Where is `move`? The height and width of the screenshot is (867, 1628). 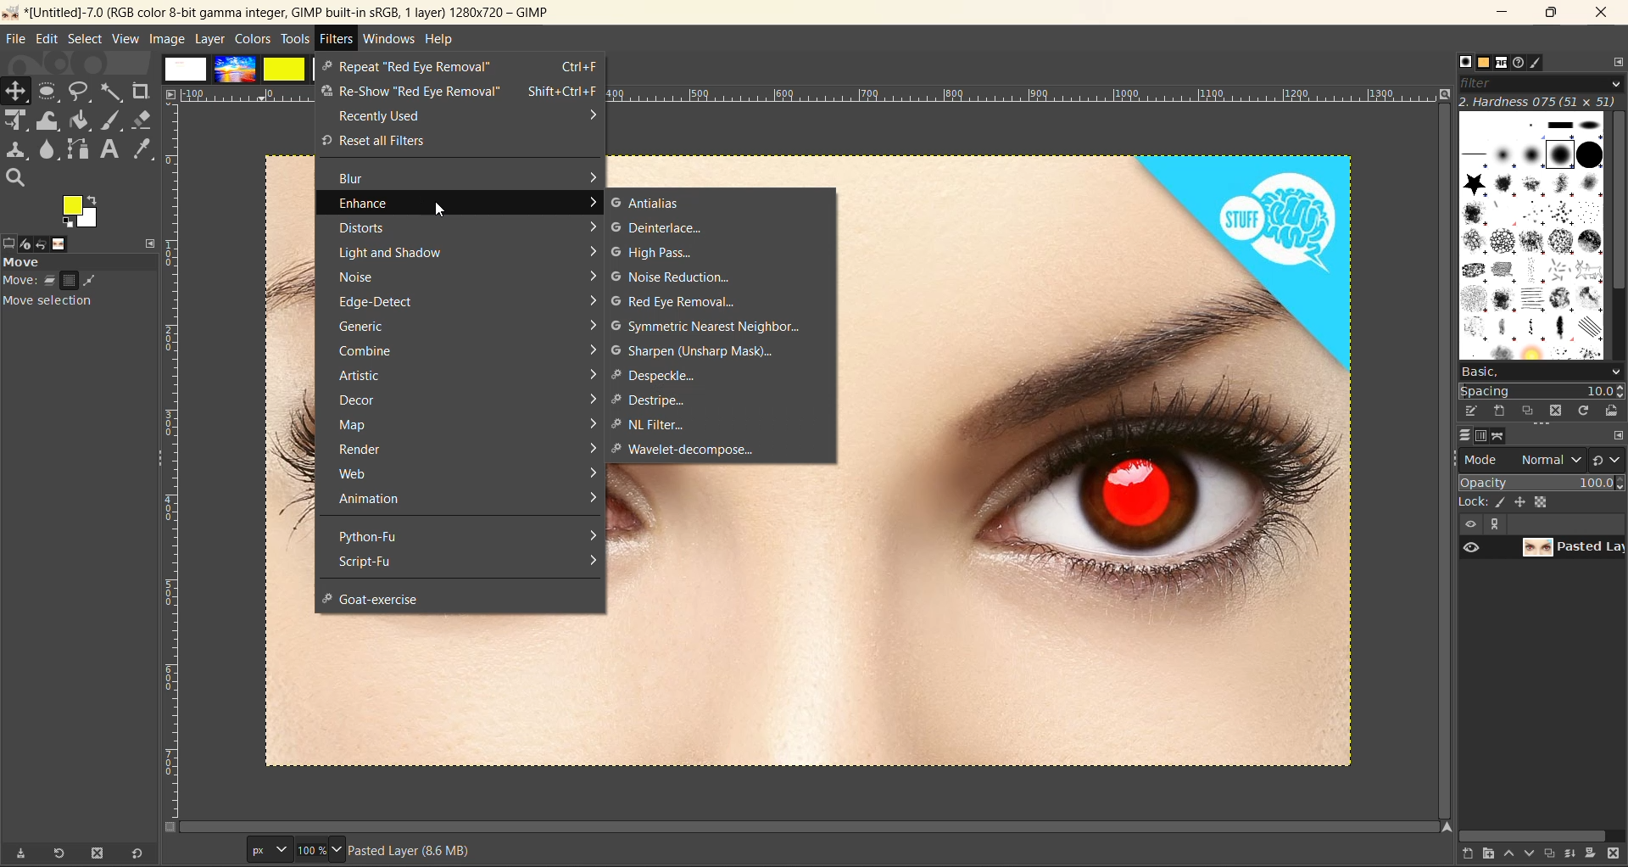 move is located at coordinates (82, 286).